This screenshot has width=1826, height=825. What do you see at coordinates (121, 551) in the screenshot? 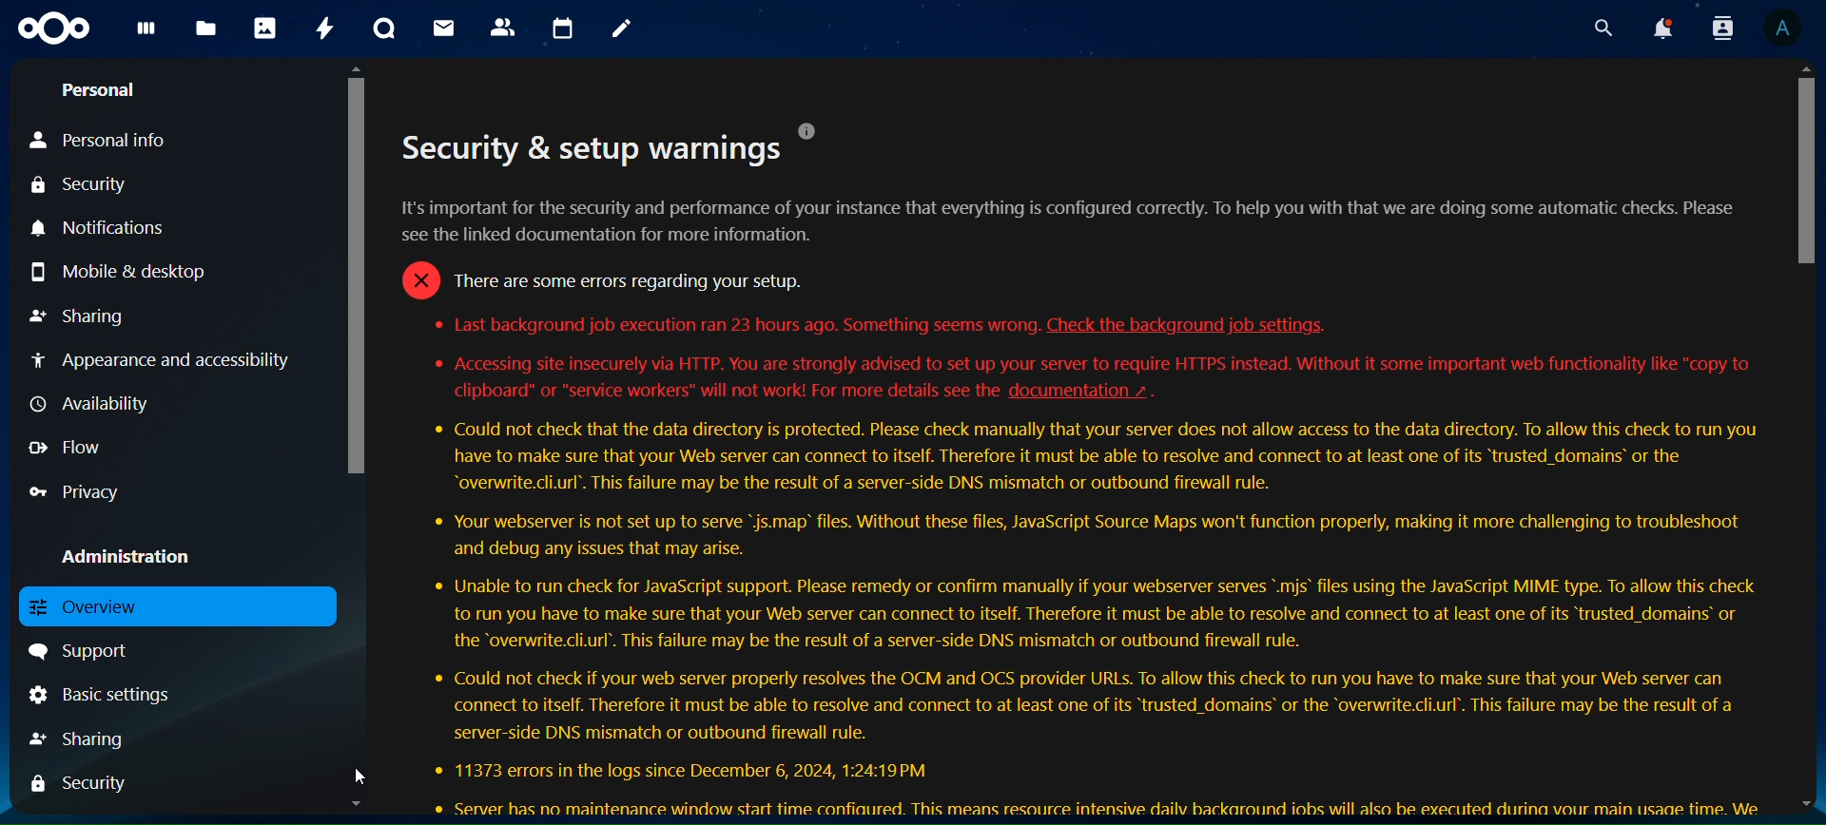
I see `admininstration` at bounding box center [121, 551].